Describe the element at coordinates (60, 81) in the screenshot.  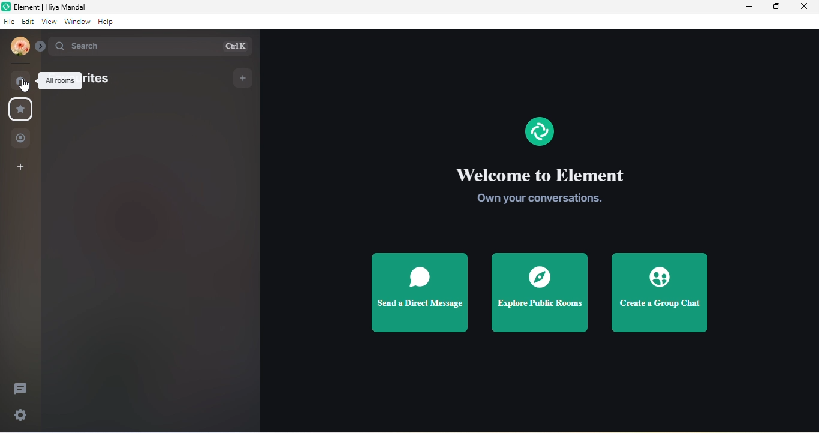
I see `All rooms` at that location.